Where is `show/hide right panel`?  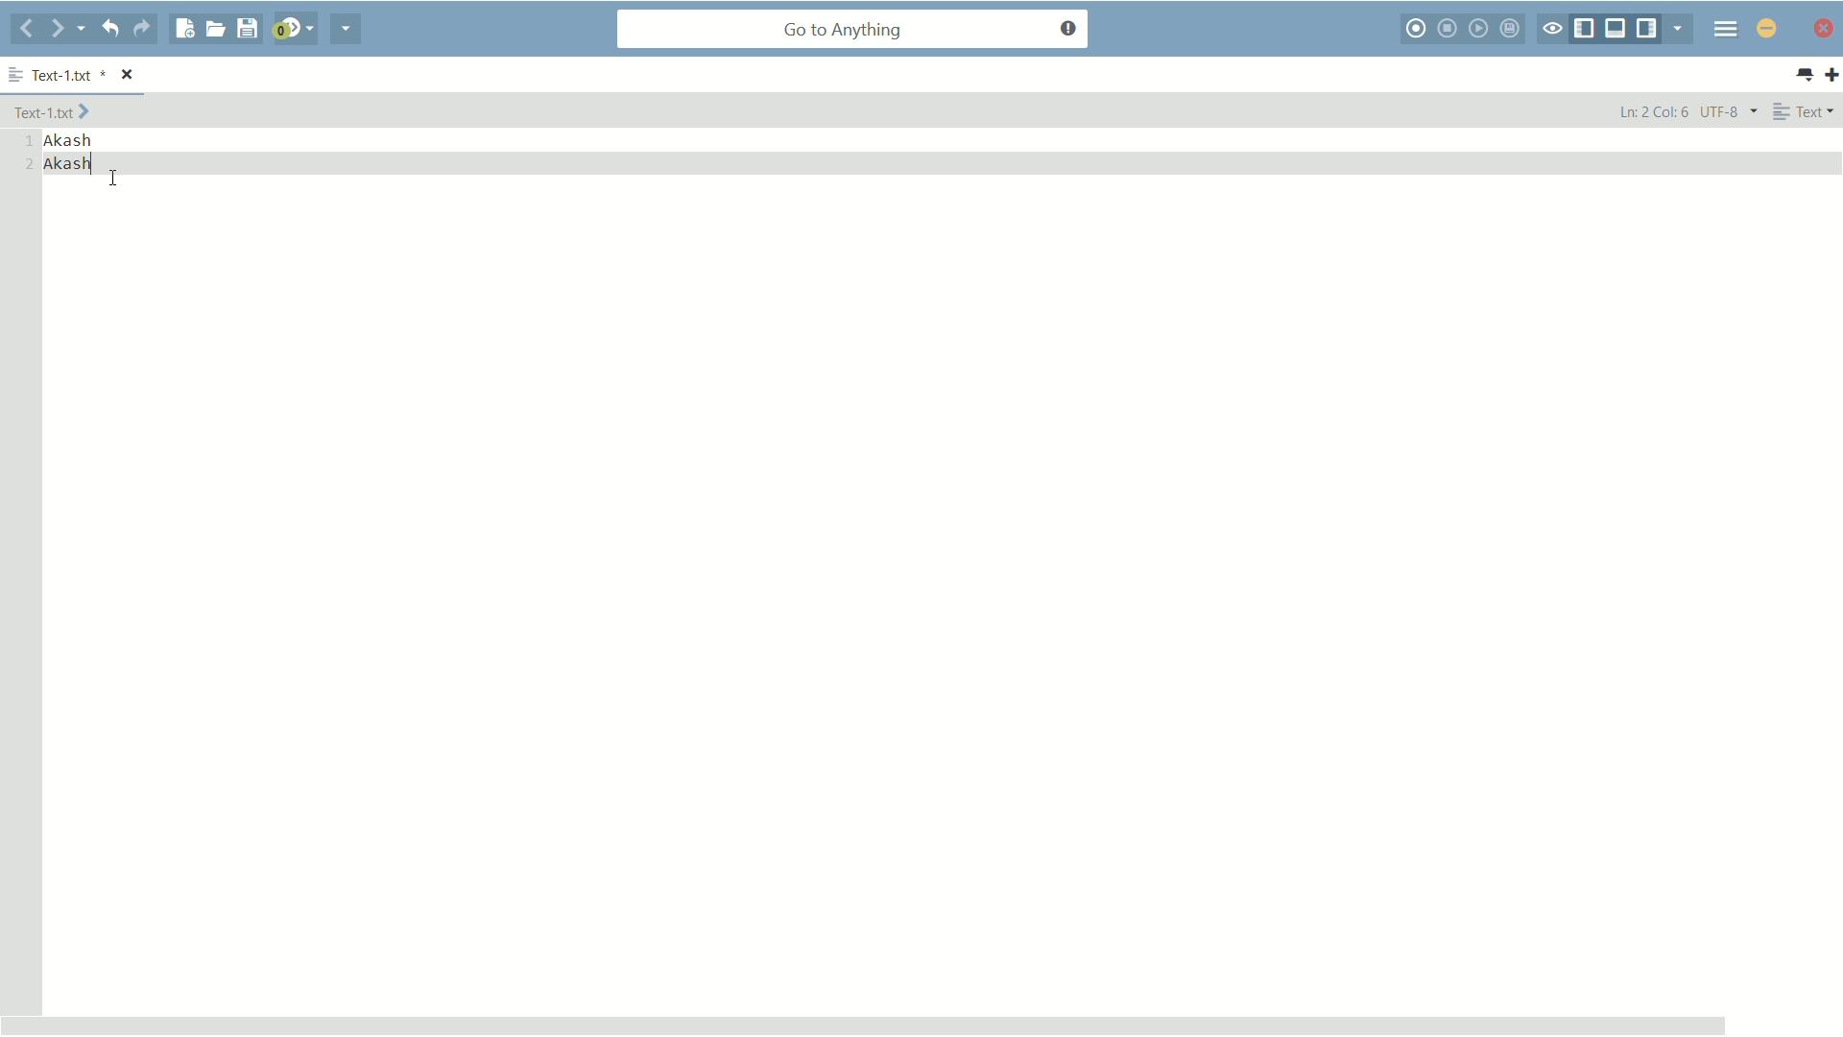 show/hide right panel is located at coordinates (1646, 29).